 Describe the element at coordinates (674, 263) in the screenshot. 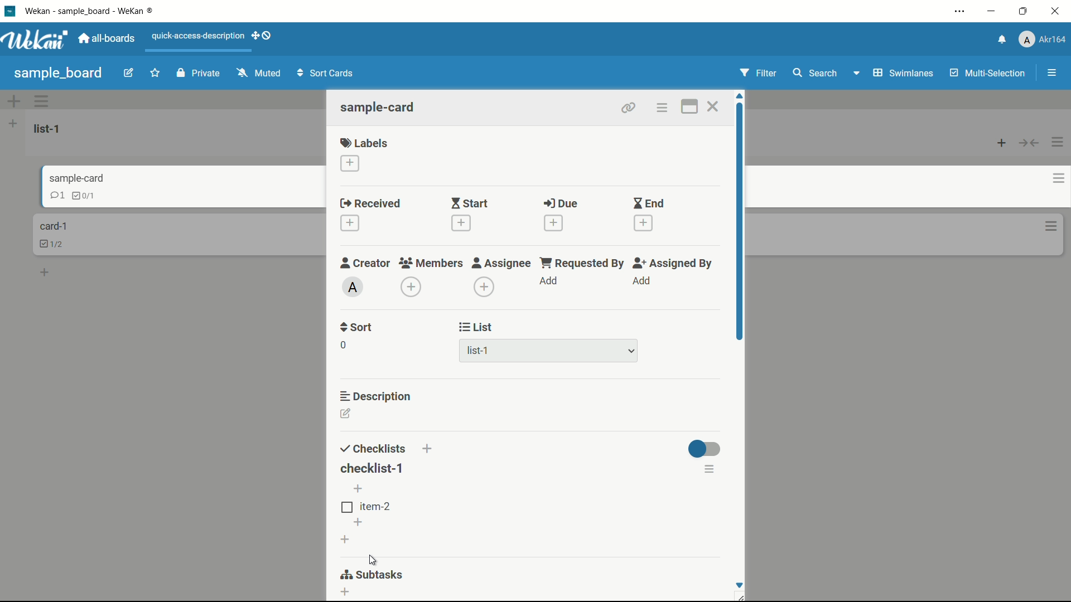

I see `assigned by` at that location.